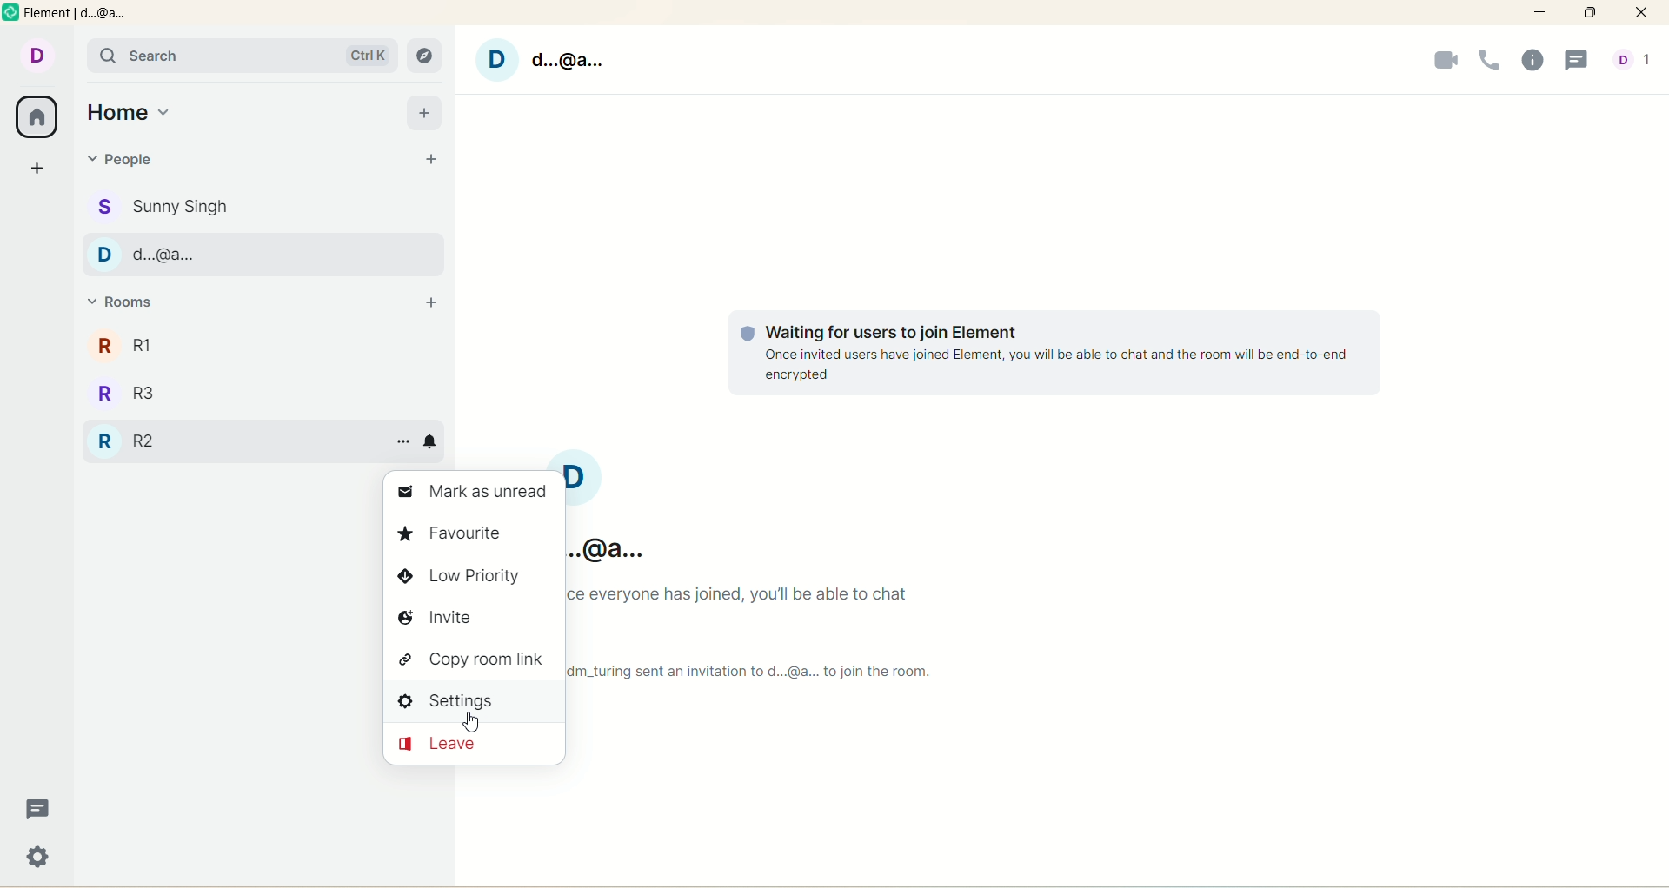 The width and height of the screenshot is (1669, 888). I want to click on R3, so click(261, 390).